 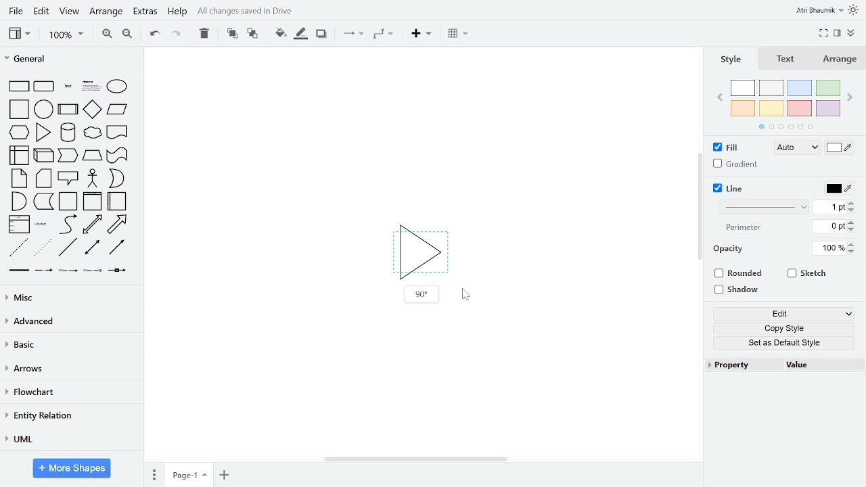 What do you see at coordinates (744, 88) in the screenshot?
I see `white` at bounding box center [744, 88].